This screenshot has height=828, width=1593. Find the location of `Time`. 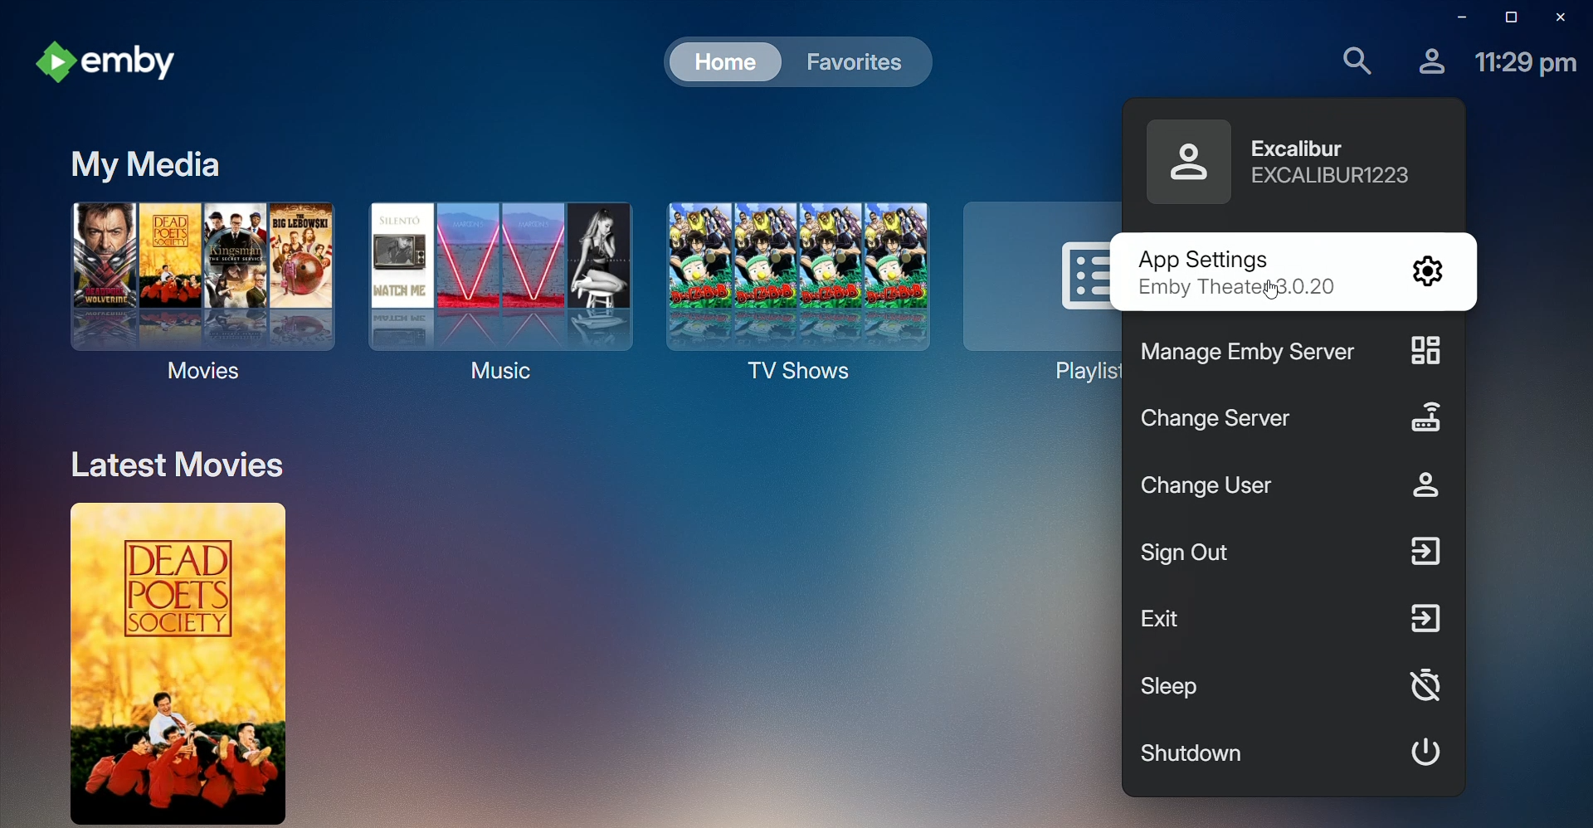

Time is located at coordinates (1526, 65).